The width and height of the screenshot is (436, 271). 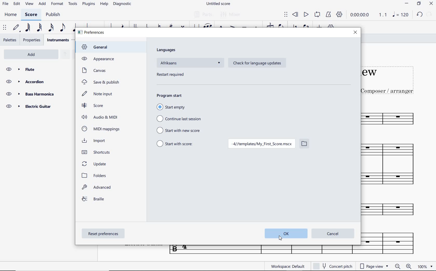 I want to click on eighth note, so click(x=62, y=28).